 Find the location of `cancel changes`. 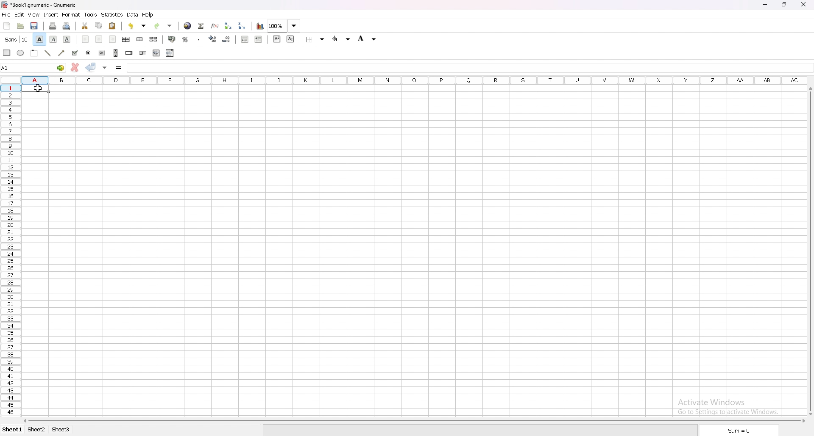

cancel changes is located at coordinates (76, 67).